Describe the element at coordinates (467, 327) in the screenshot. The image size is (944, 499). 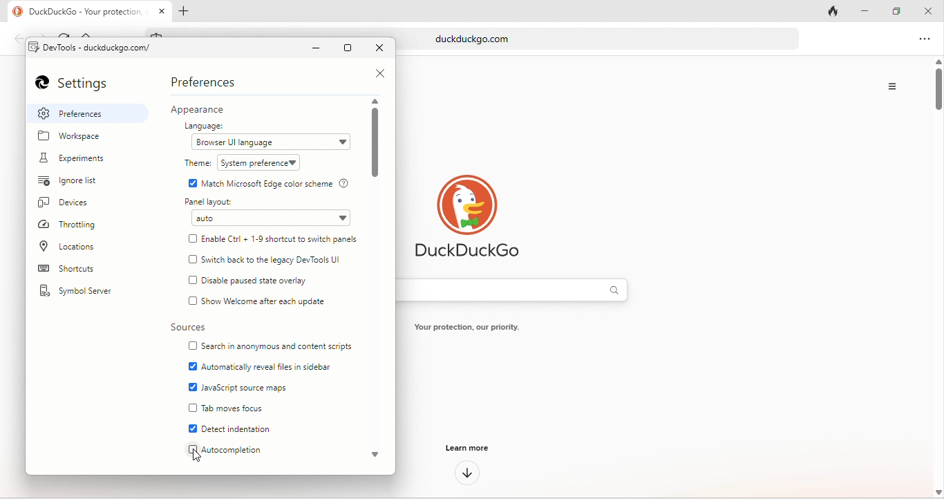
I see `Your protection, our priority` at that location.